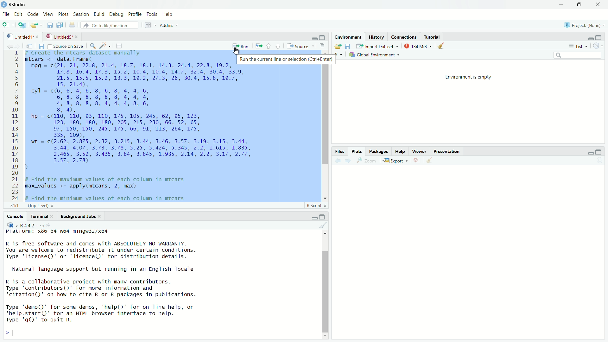 The image size is (608, 342). What do you see at coordinates (93, 47) in the screenshot?
I see `search` at bounding box center [93, 47].